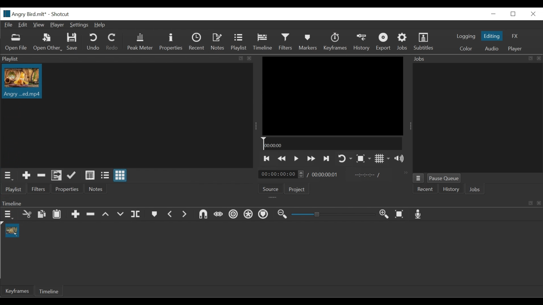  Describe the element at coordinates (41, 214) in the screenshot. I see `copy` at that location.